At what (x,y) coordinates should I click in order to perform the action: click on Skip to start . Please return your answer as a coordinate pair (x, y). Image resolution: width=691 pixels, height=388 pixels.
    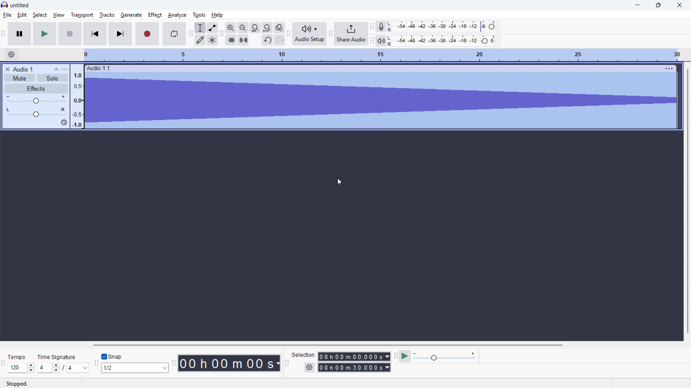
    Looking at the image, I should click on (95, 34).